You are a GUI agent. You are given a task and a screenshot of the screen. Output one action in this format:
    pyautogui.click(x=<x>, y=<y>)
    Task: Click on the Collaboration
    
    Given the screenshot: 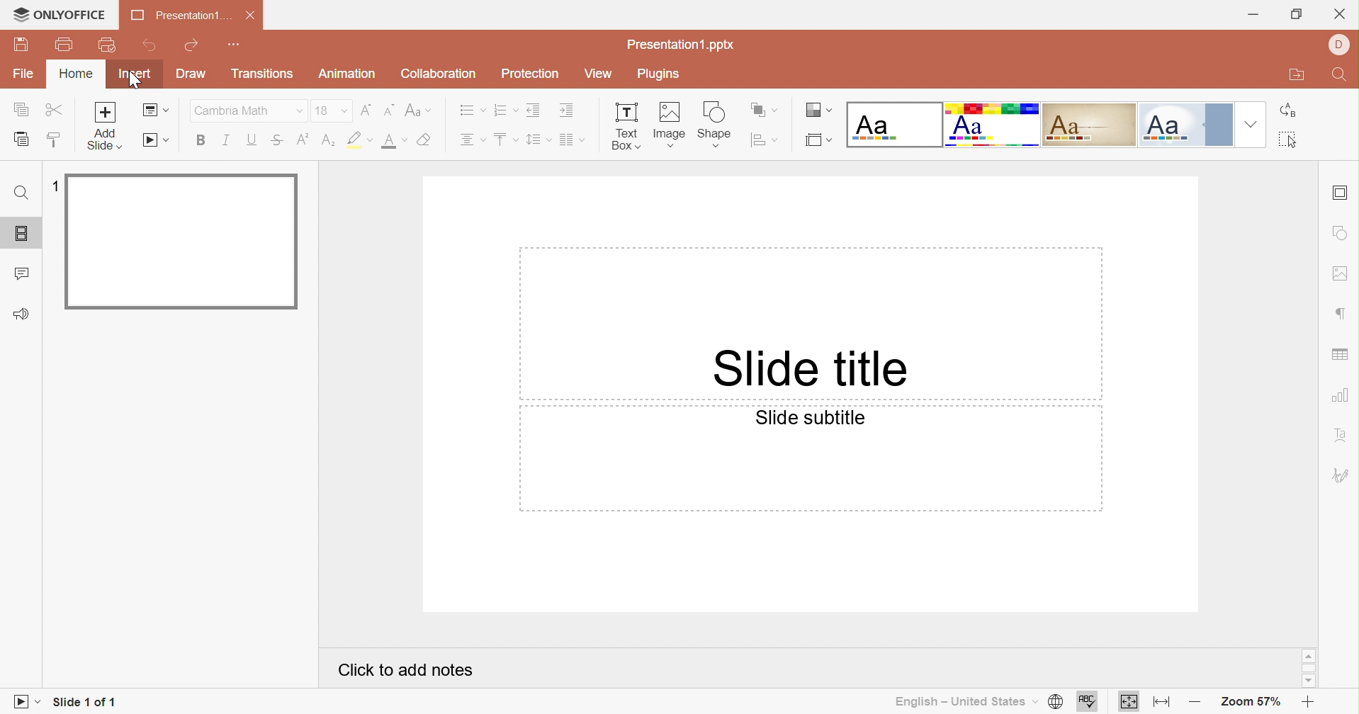 What is the action you would take?
    pyautogui.click(x=439, y=74)
    